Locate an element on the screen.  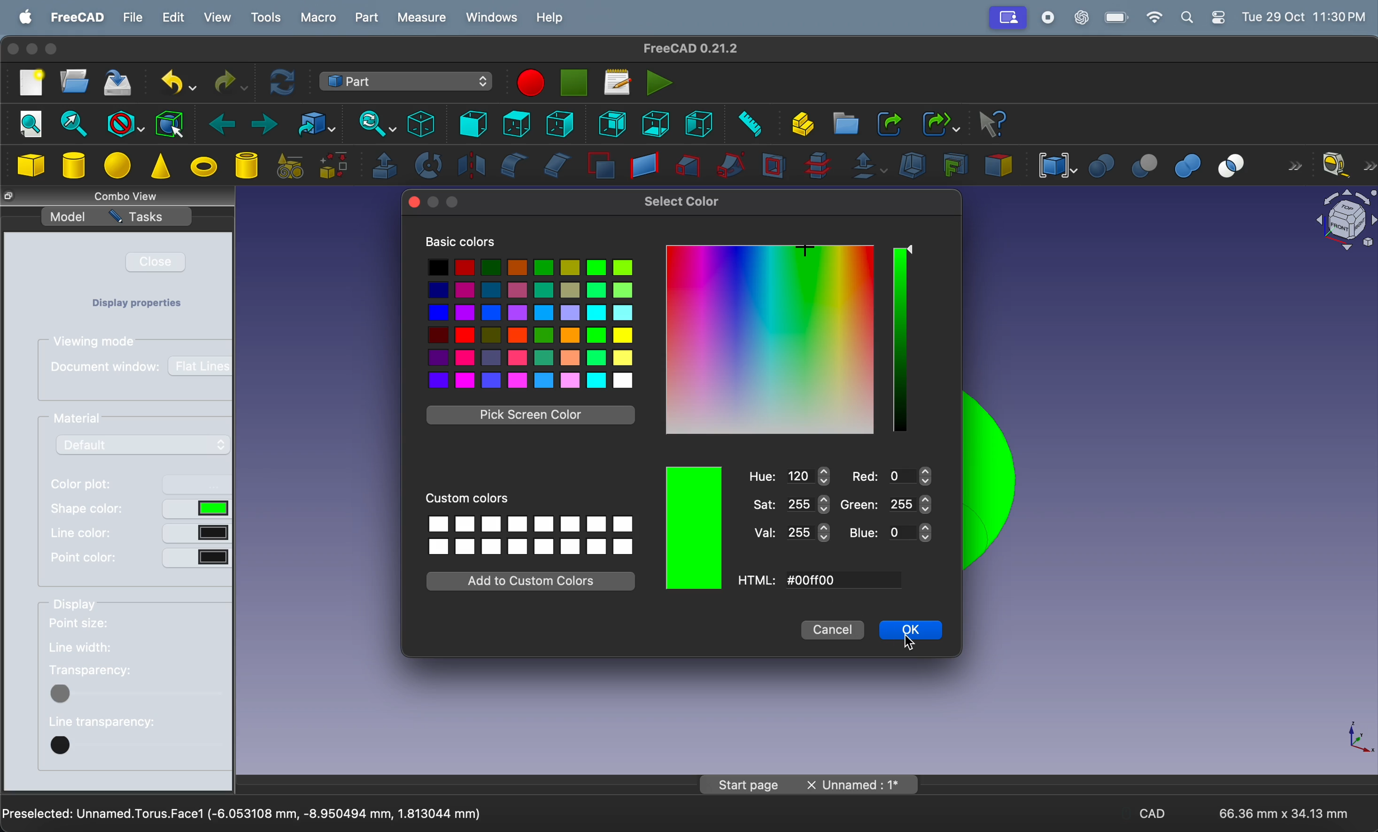
mirroring is located at coordinates (469, 165).